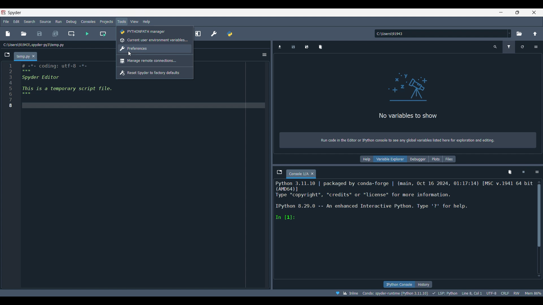  Describe the element at coordinates (24, 34) in the screenshot. I see `Open` at that location.